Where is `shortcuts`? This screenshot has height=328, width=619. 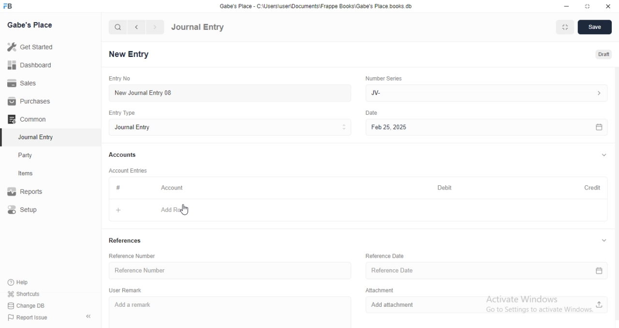 shortcuts is located at coordinates (30, 293).